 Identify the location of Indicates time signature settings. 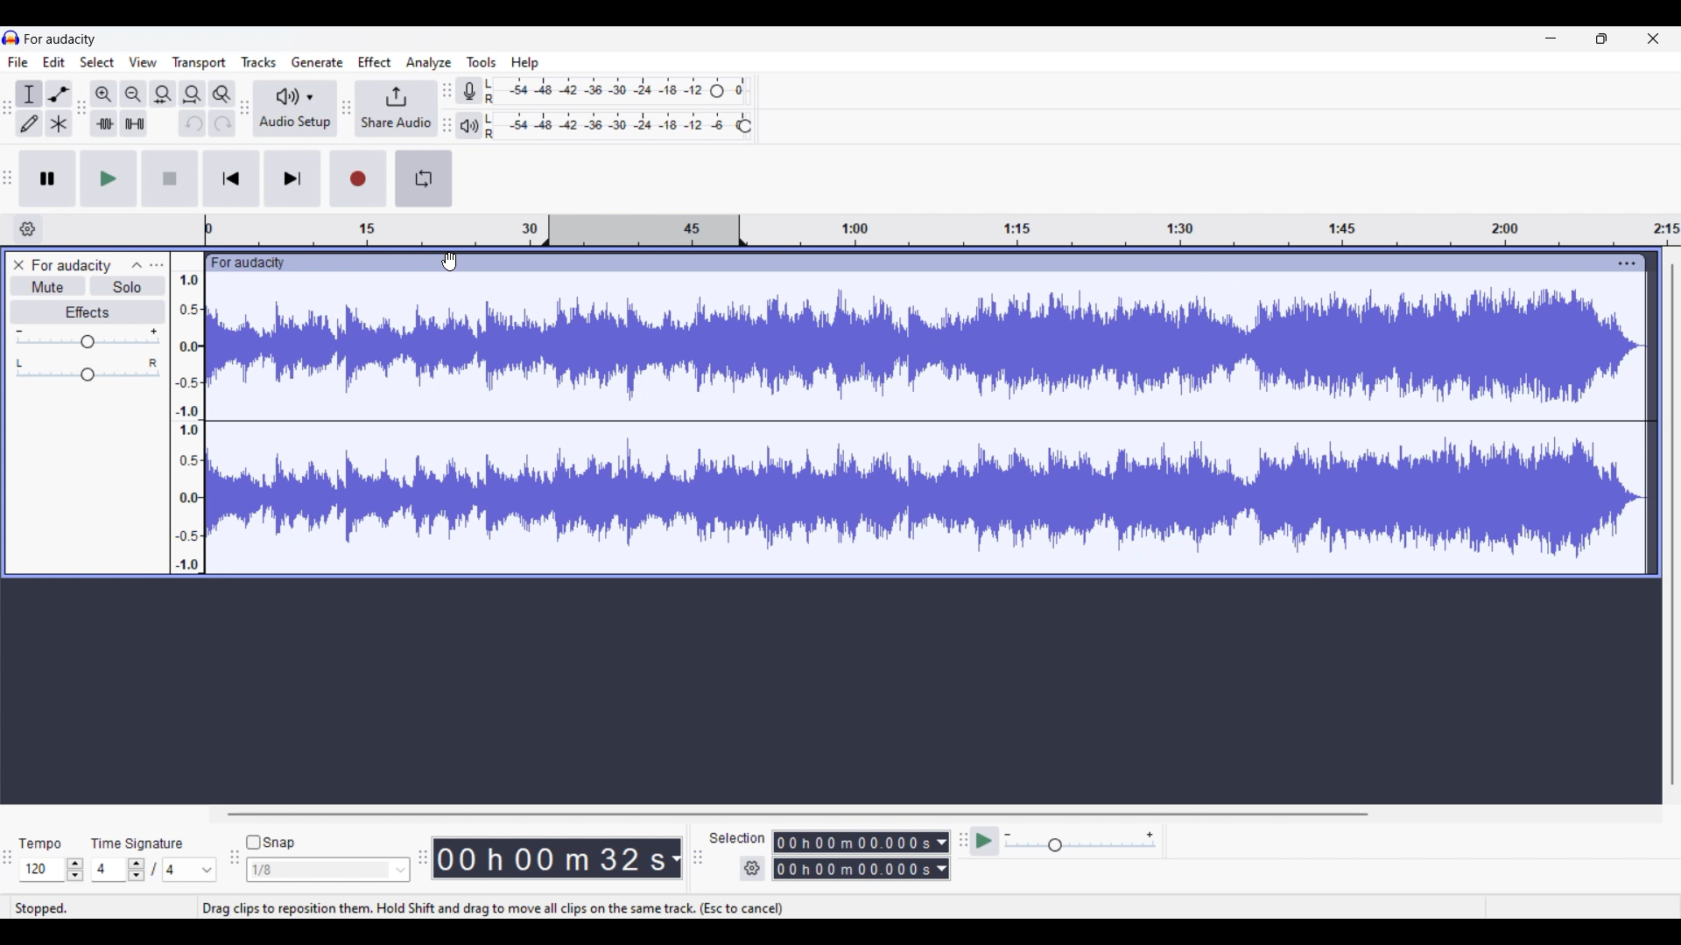
(138, 843).